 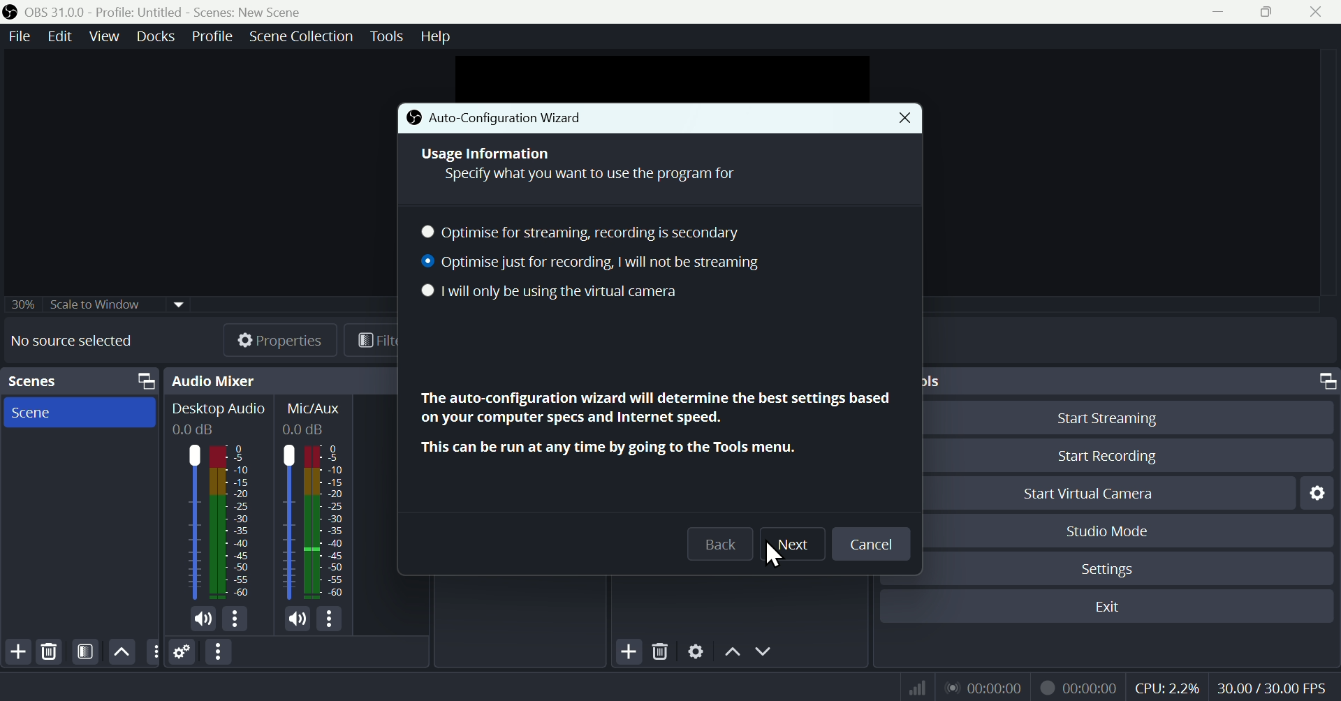 I want to click on Mic/Aux, so click(x=316, y=501).